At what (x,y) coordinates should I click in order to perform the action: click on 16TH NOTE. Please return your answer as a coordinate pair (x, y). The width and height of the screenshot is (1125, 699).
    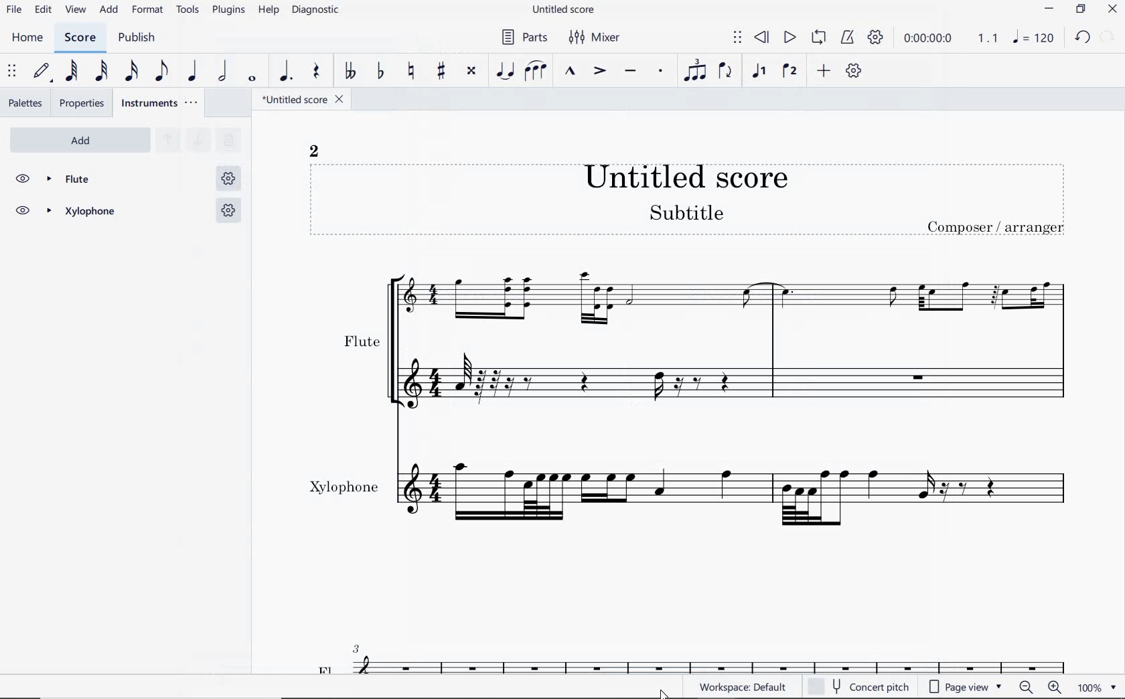
    Looking at the image, I should click on (131, 70).